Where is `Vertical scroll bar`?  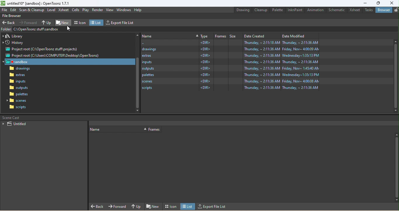 Vertical scroll bar is located at coordinates (138, 73).